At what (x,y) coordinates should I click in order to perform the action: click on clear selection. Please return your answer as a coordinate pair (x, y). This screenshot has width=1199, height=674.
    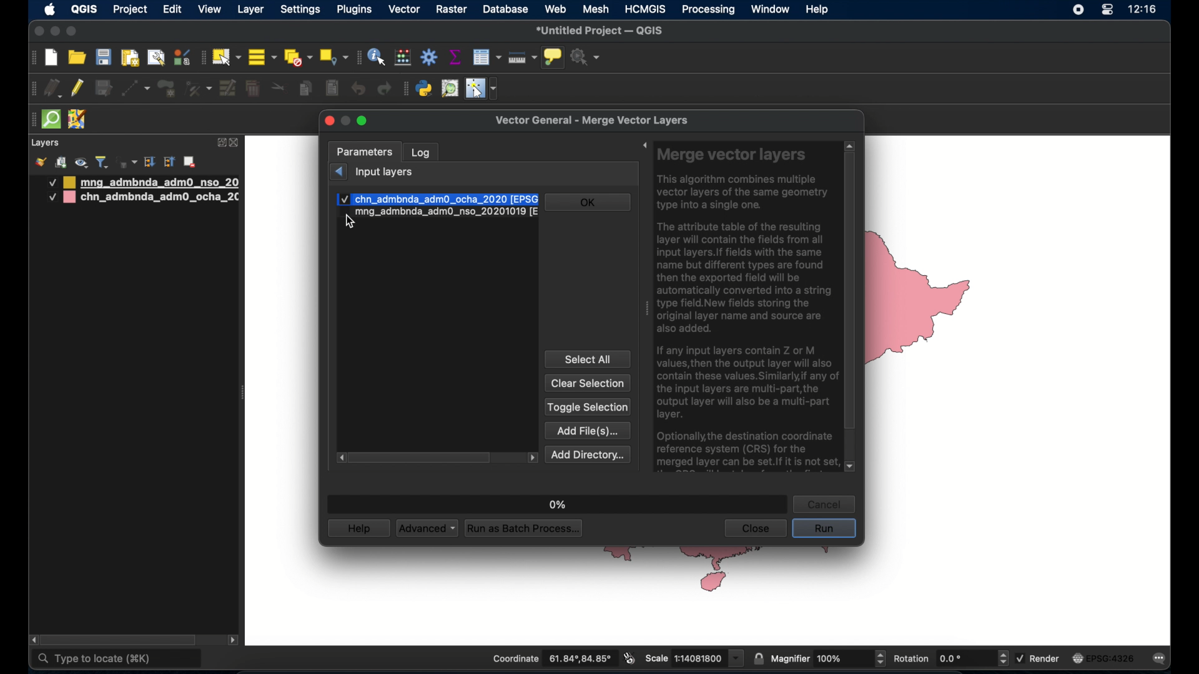
    Looking at the image, I should click on (588, 383).